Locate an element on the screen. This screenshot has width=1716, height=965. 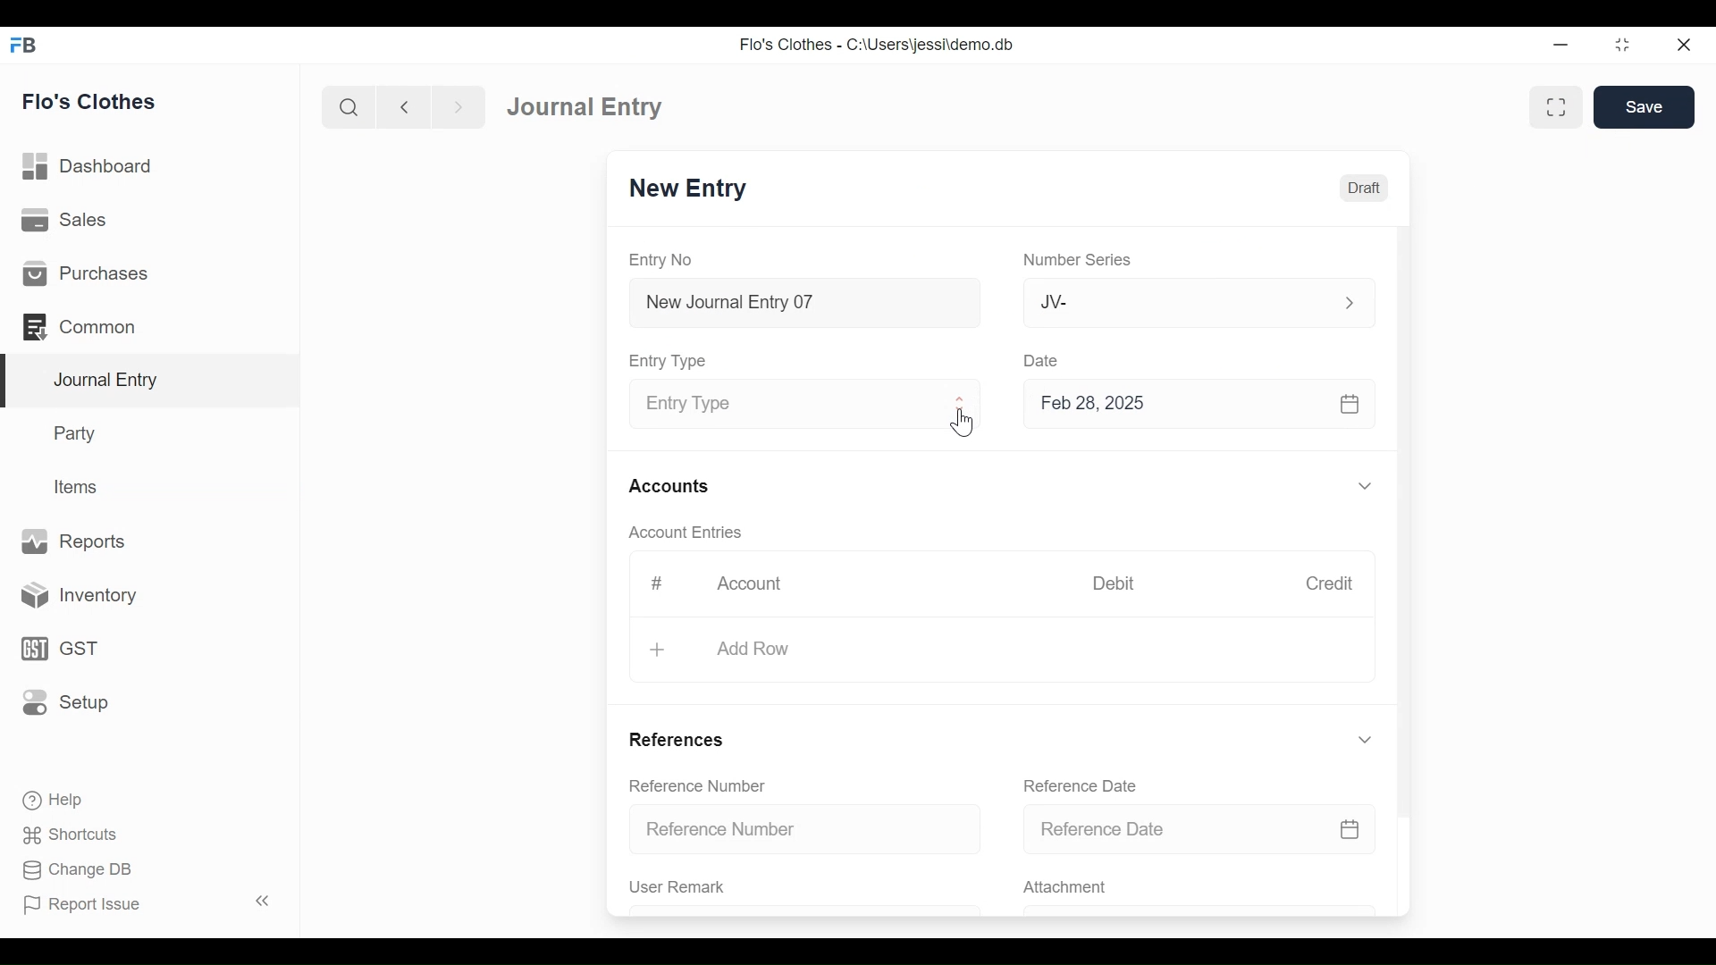
New Journal Entry 07 is located at coordinates (806, 306).